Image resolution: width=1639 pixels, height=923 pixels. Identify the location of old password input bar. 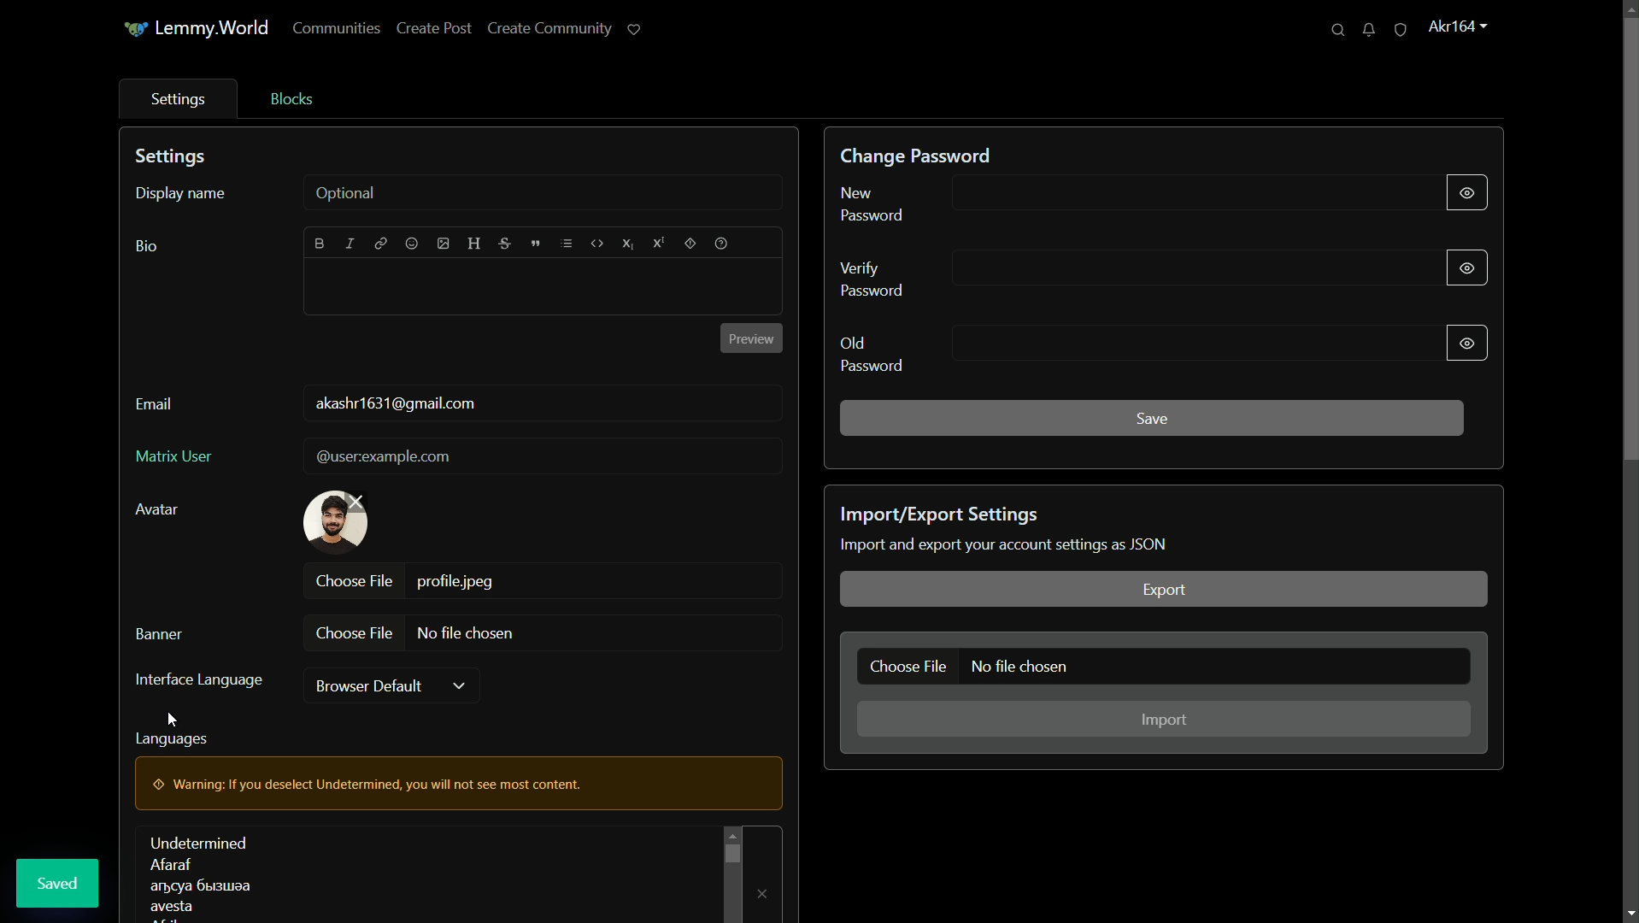
(1182, 344).